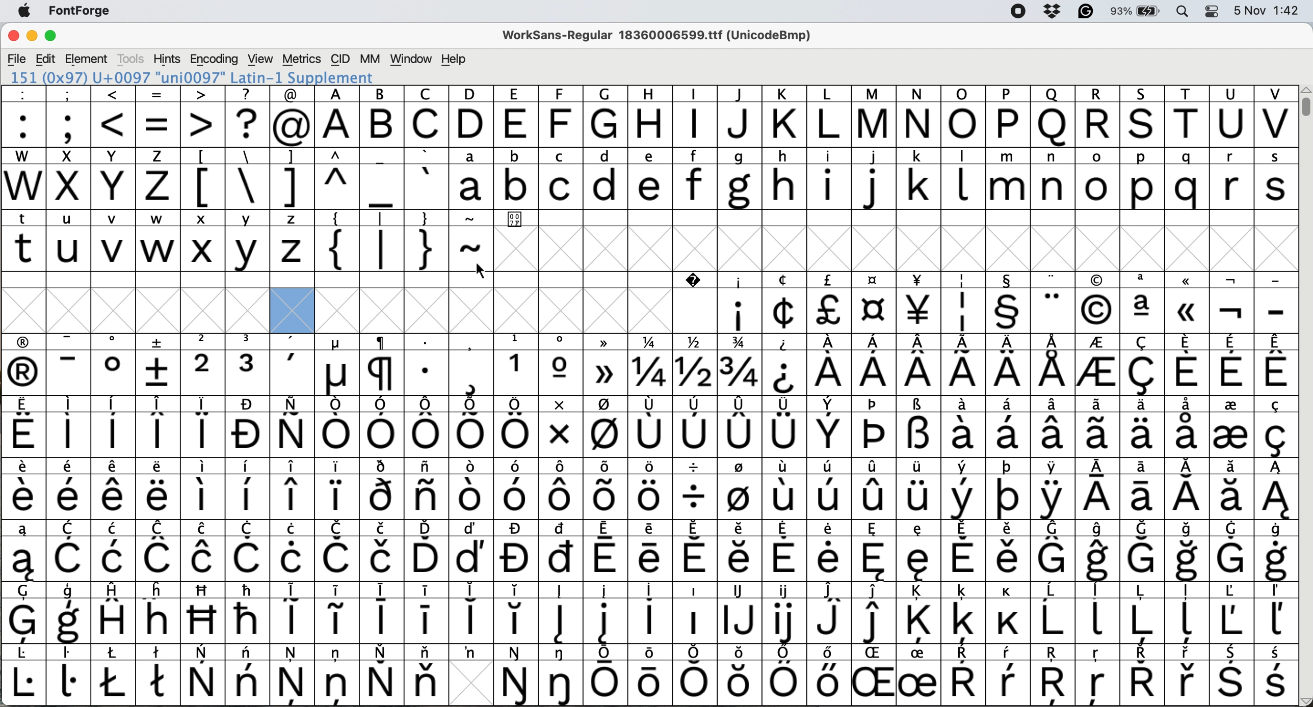 The width and height of the screenshot is (1313, 707). What do you see at coordinates (301, 59) in the screenshot?
I see `metrics` at bounding box center [301, 59].